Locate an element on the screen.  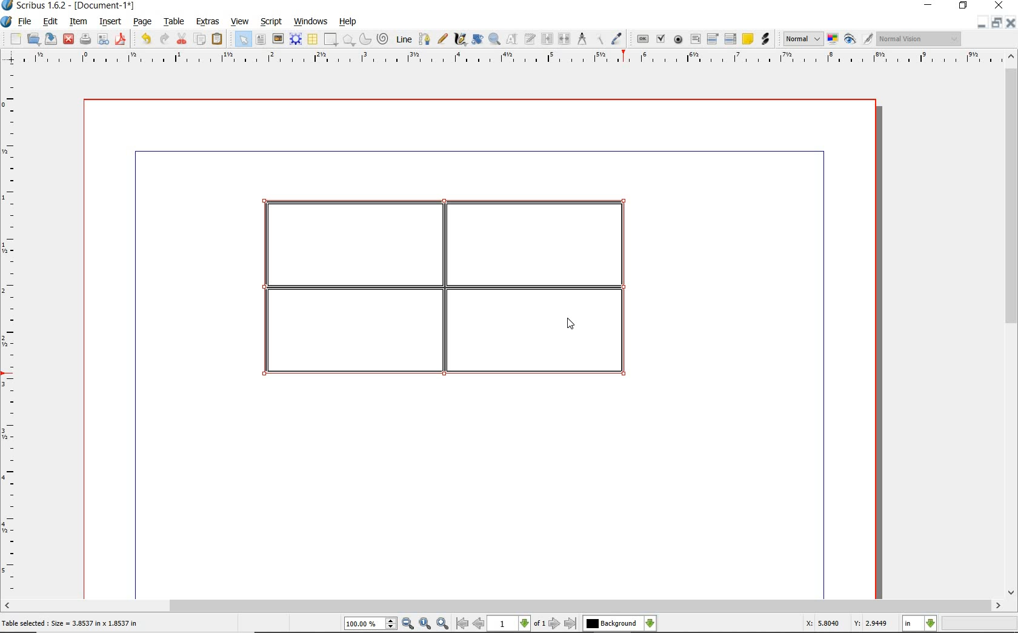
calligraphic line is located at coordinates (461, 39).